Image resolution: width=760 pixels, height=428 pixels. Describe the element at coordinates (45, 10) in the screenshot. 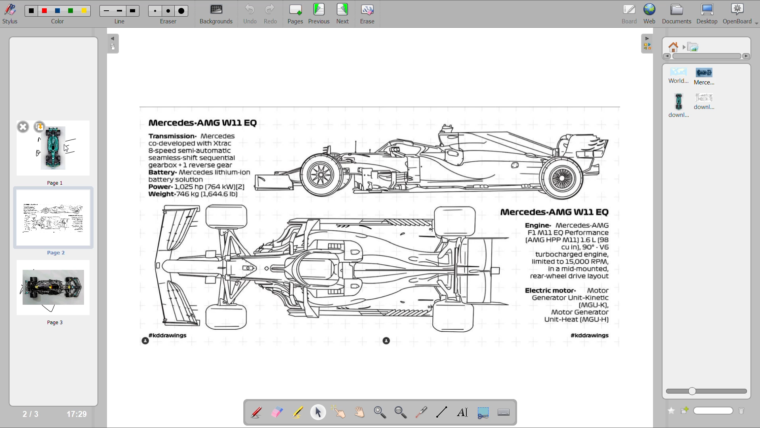

I see `color 2` at that location.